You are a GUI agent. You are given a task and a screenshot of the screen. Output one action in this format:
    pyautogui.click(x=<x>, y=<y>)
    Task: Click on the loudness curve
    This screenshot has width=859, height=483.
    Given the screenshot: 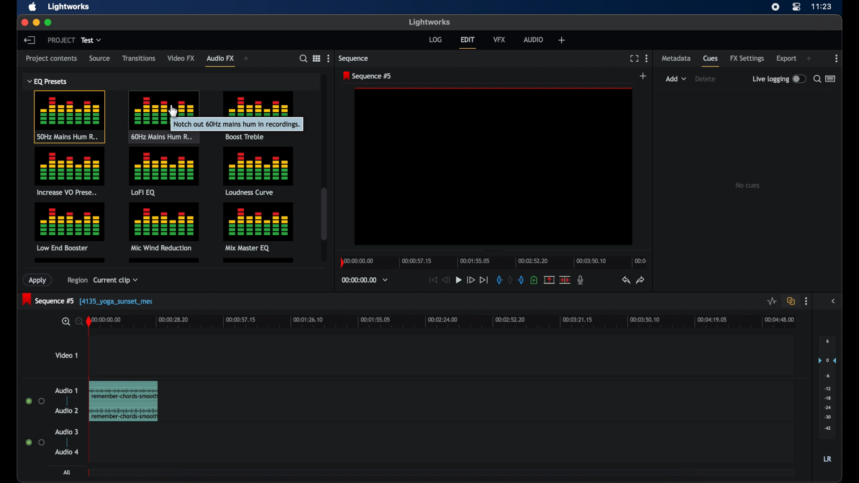 What is the action you would take?
    pyautogui.click(x=259, y=171)
    